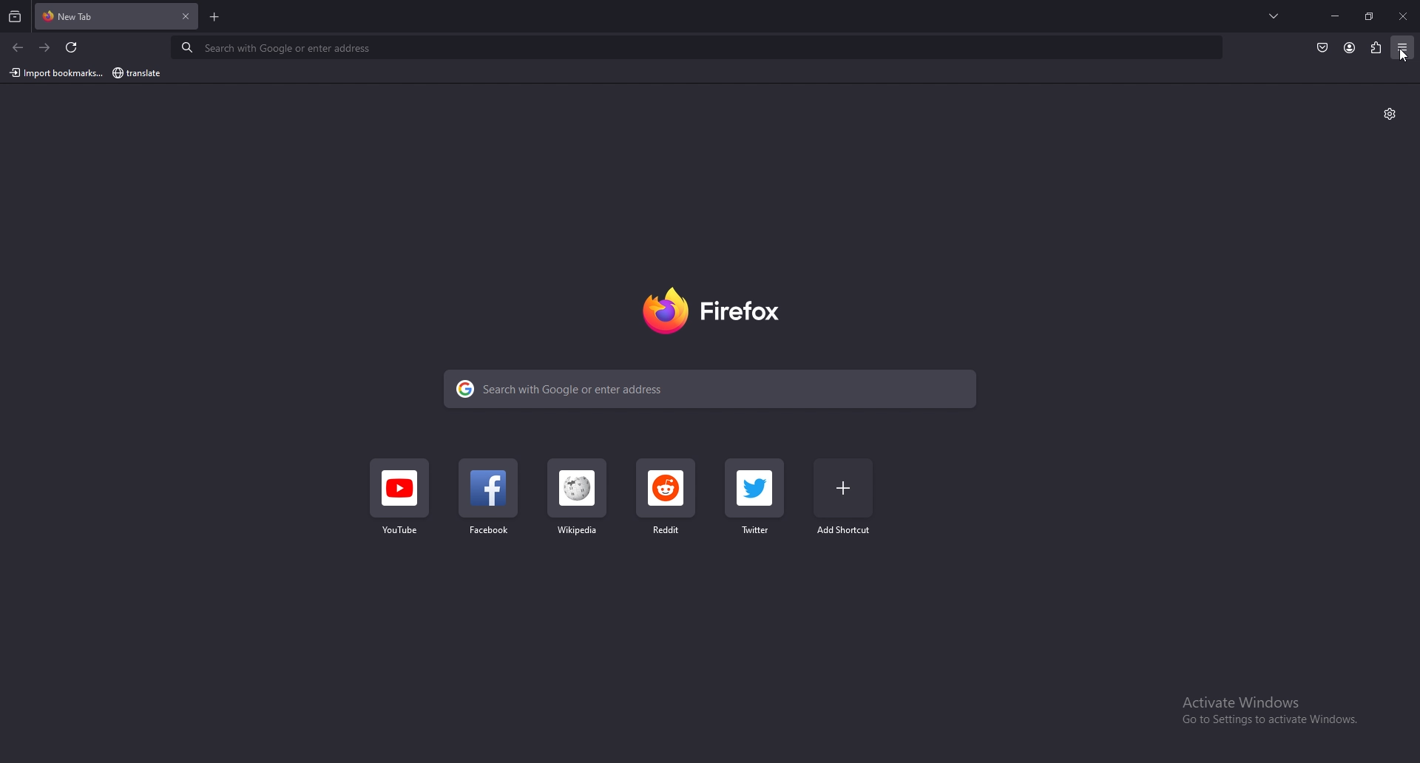  Describe the element at coordinates (1404, 16) in the screenshot. I see `close` at that location.